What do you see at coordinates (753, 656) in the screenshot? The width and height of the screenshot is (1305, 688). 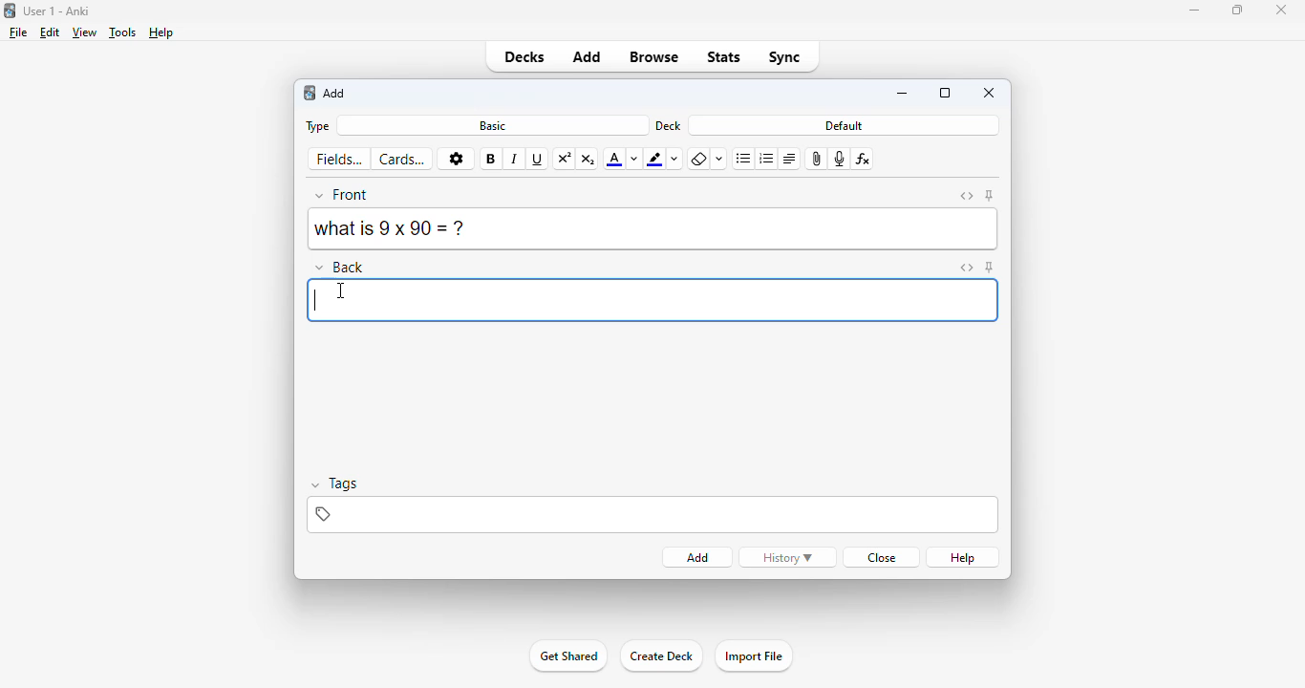 I see `import file` at bounding box center [753, 656].